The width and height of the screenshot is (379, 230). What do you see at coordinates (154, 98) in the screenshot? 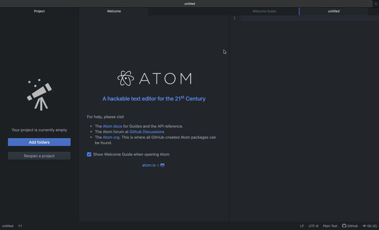
I see `A hackable text editor` at bounding box center [154, 98].